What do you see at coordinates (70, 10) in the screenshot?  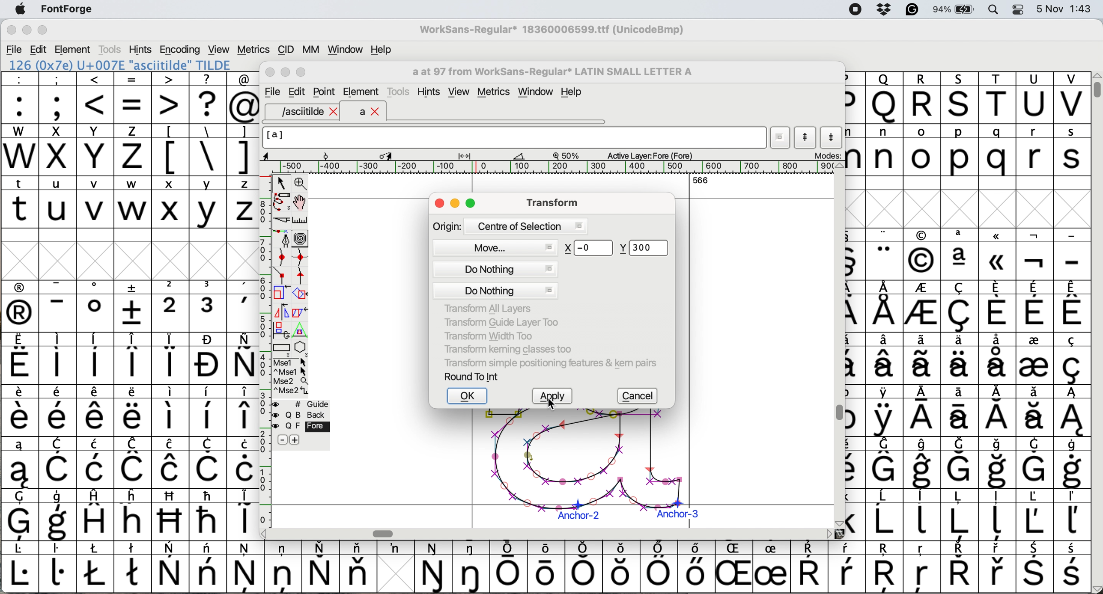 I see `fontforge` at bounding box center [70, 10].